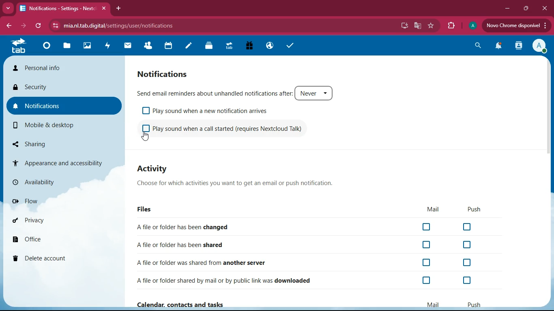  What do you see at coordinates (432, 210) in the screenshot?
I see `mail` at bounding box center [432, 210].